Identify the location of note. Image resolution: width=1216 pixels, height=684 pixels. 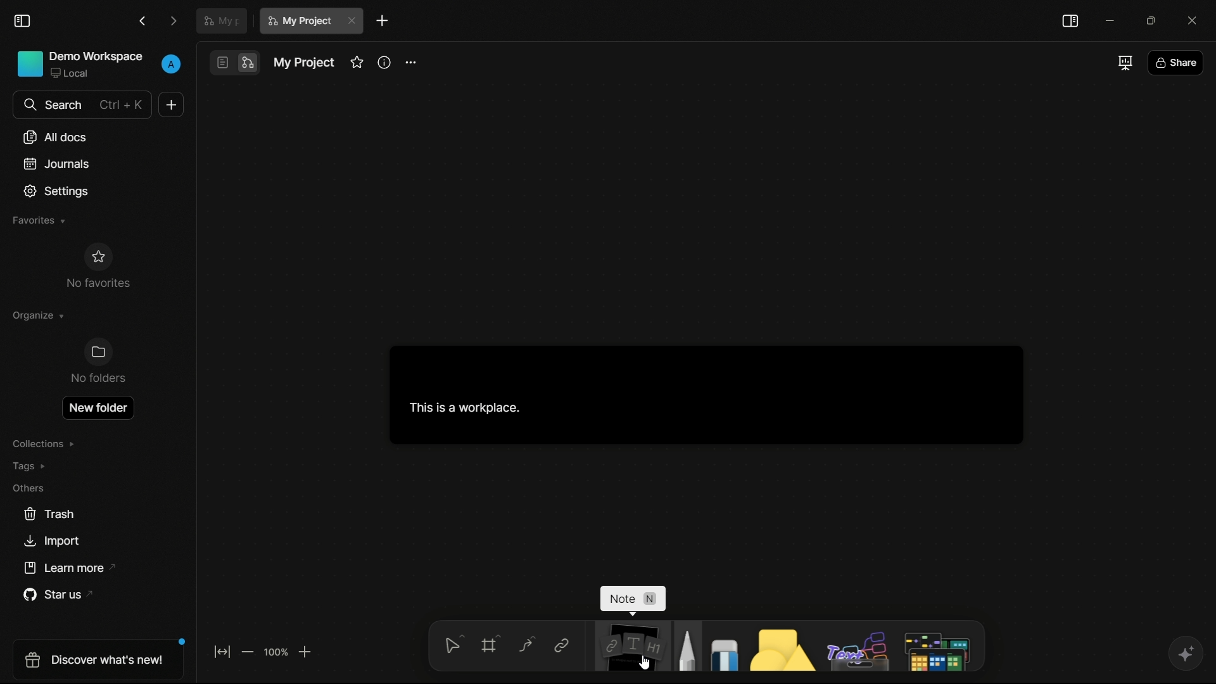
(628, 647).